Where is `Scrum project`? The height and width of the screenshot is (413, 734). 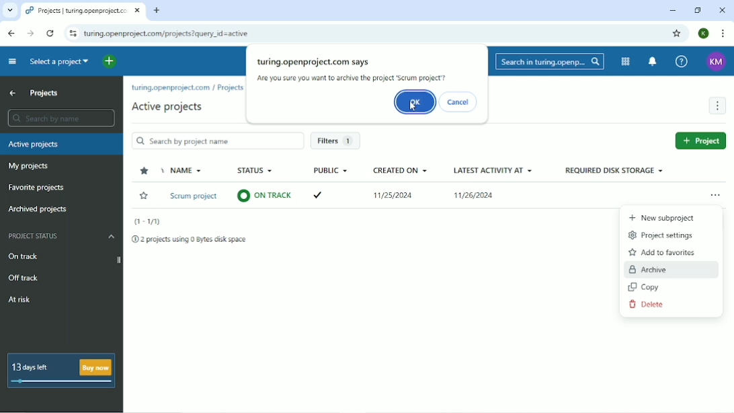
Scrum project is located at coordinates (194, 197).